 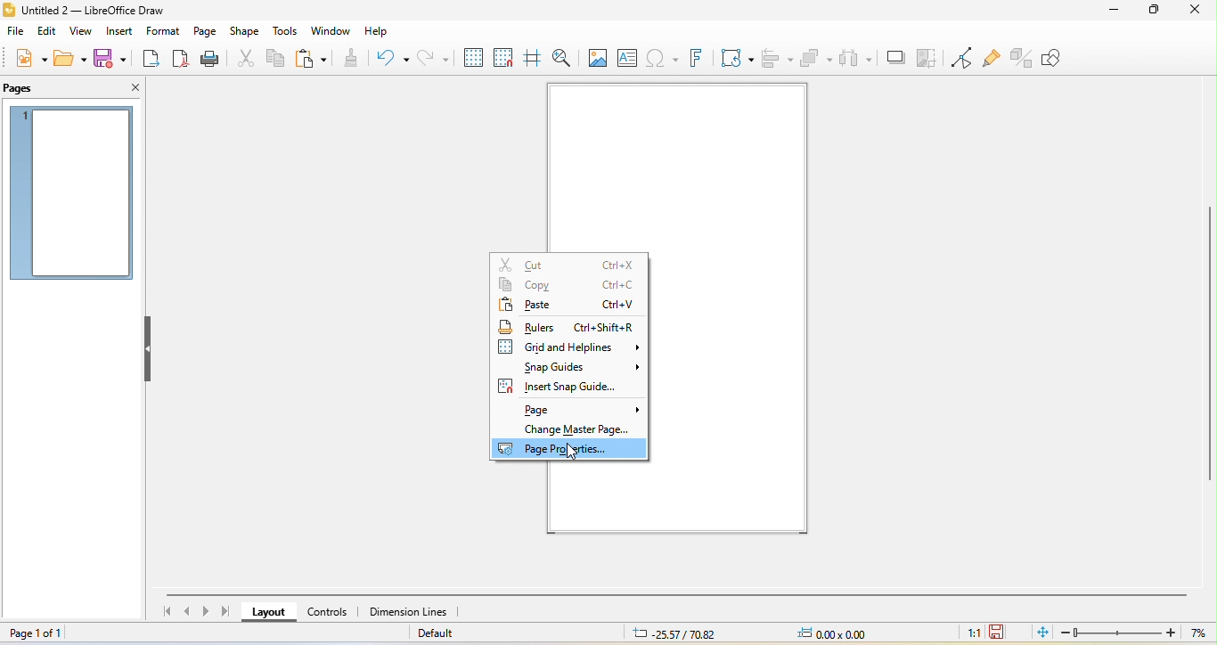 What do you see at coordinates (79, 33) in the screenshot?
I see `view` at bounding box center [79, 33].